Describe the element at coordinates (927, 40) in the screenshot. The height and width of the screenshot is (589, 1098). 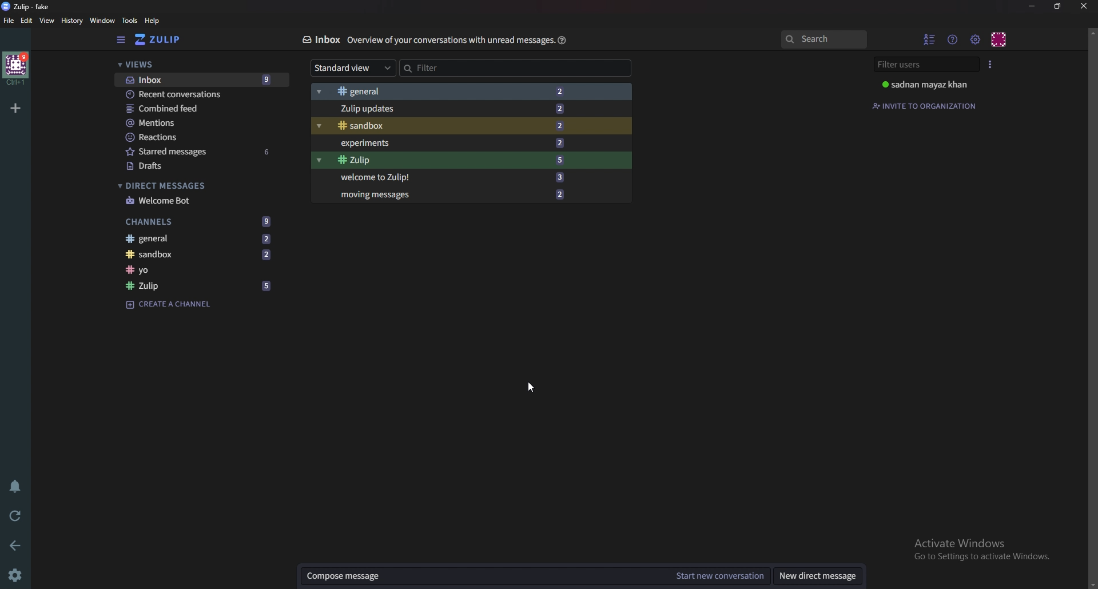
I see `Hide user list` at that location.